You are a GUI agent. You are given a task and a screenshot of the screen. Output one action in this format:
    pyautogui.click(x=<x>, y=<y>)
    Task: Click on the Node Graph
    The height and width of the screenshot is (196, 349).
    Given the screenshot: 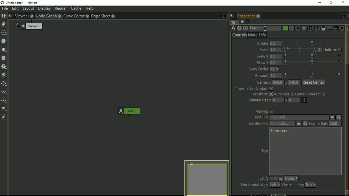 What is the action you would take?
    pyautogui.click(x=46, y=16)
    